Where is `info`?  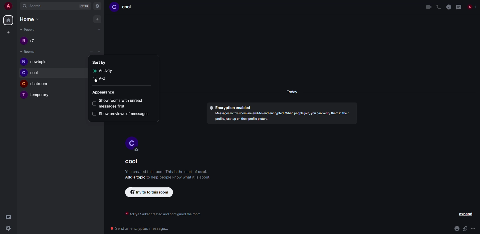 info is located at coordinates (165, 213).